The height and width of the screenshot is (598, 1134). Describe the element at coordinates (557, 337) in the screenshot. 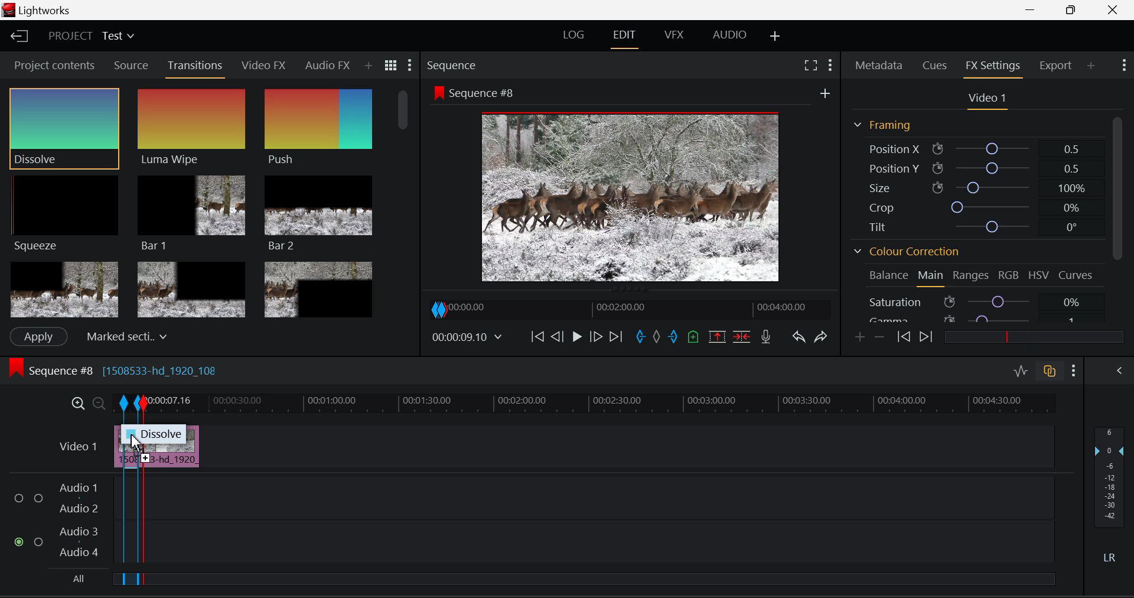

I see `Go Back` at that location.